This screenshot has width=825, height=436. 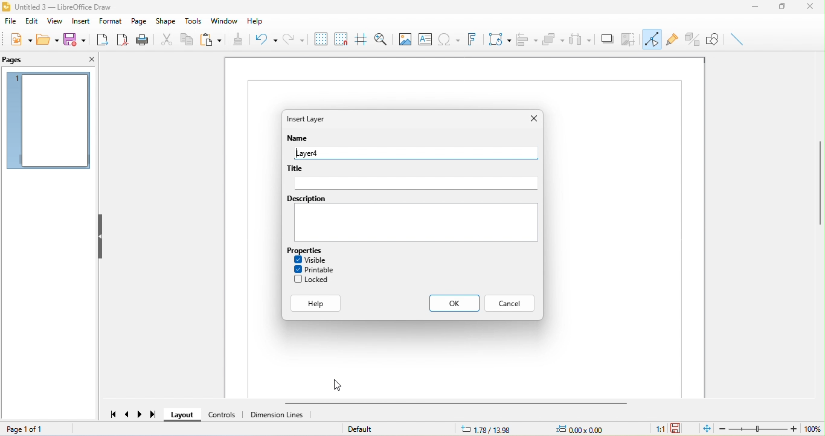 I want to click on page 1 of 1, so click(x=34, y=428).